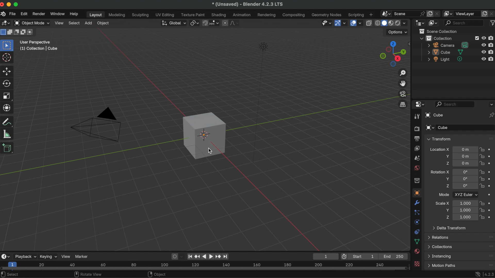  Describe the element at coordinates (259, 102) in the screenshot. I see `light source` at that location.